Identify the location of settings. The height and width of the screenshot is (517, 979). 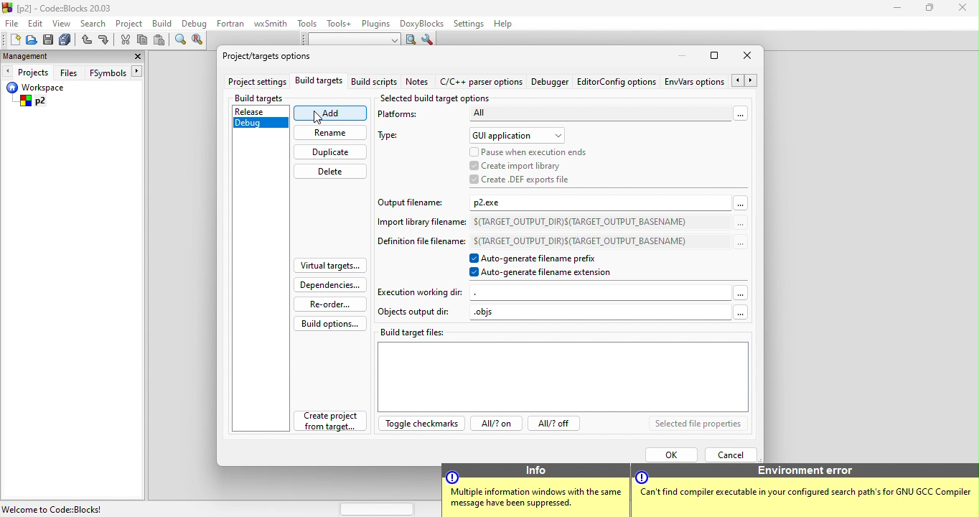
(468, 24).